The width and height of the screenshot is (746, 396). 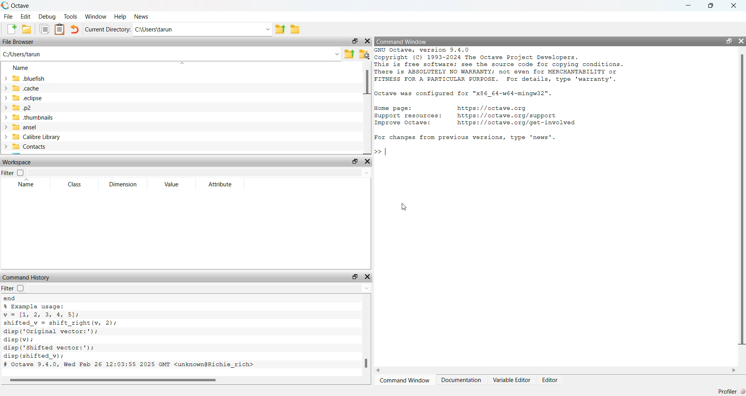 What do you see at coordinates (43, 30) in the screenshot?
I see `copy` at bounding box center [43, 30].